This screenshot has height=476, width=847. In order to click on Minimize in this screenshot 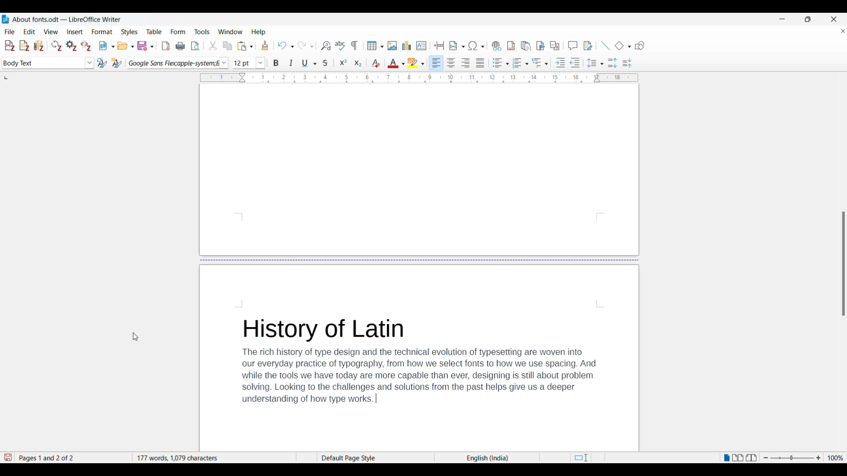, I will do `click(782, 19)`.